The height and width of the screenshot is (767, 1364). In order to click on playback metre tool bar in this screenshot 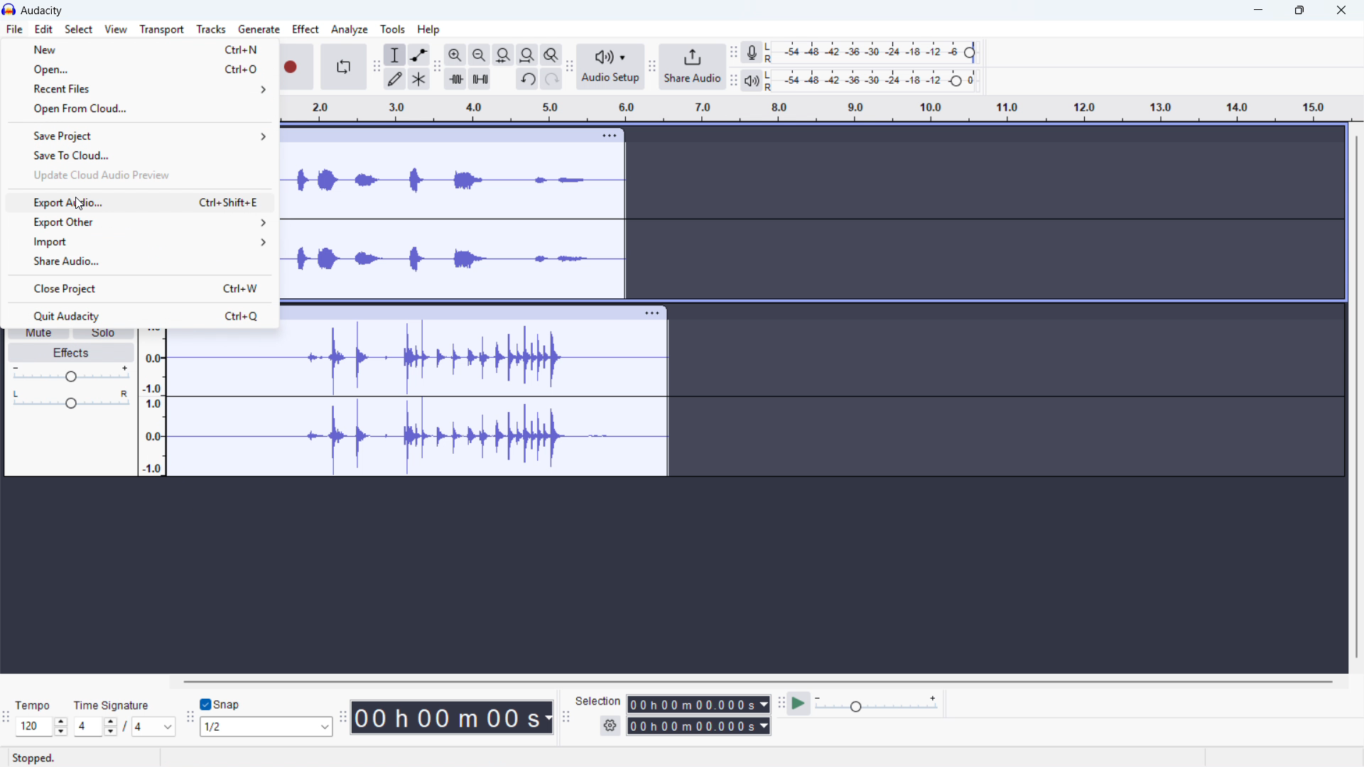, I will do `click(733, 81)`.